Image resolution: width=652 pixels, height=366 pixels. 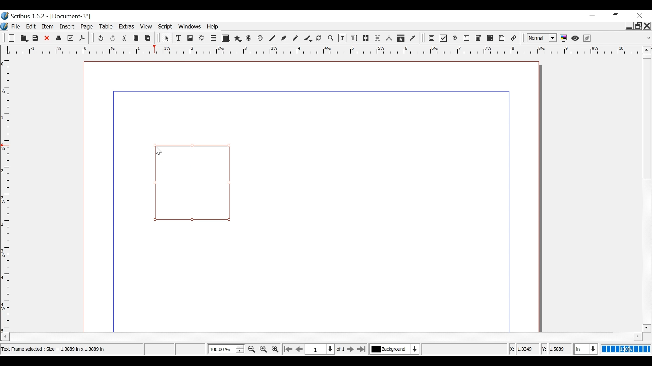 What do you see at coordinates (36, 38) in the screenshot?
I see `Save` at bounding box center [36, 38].